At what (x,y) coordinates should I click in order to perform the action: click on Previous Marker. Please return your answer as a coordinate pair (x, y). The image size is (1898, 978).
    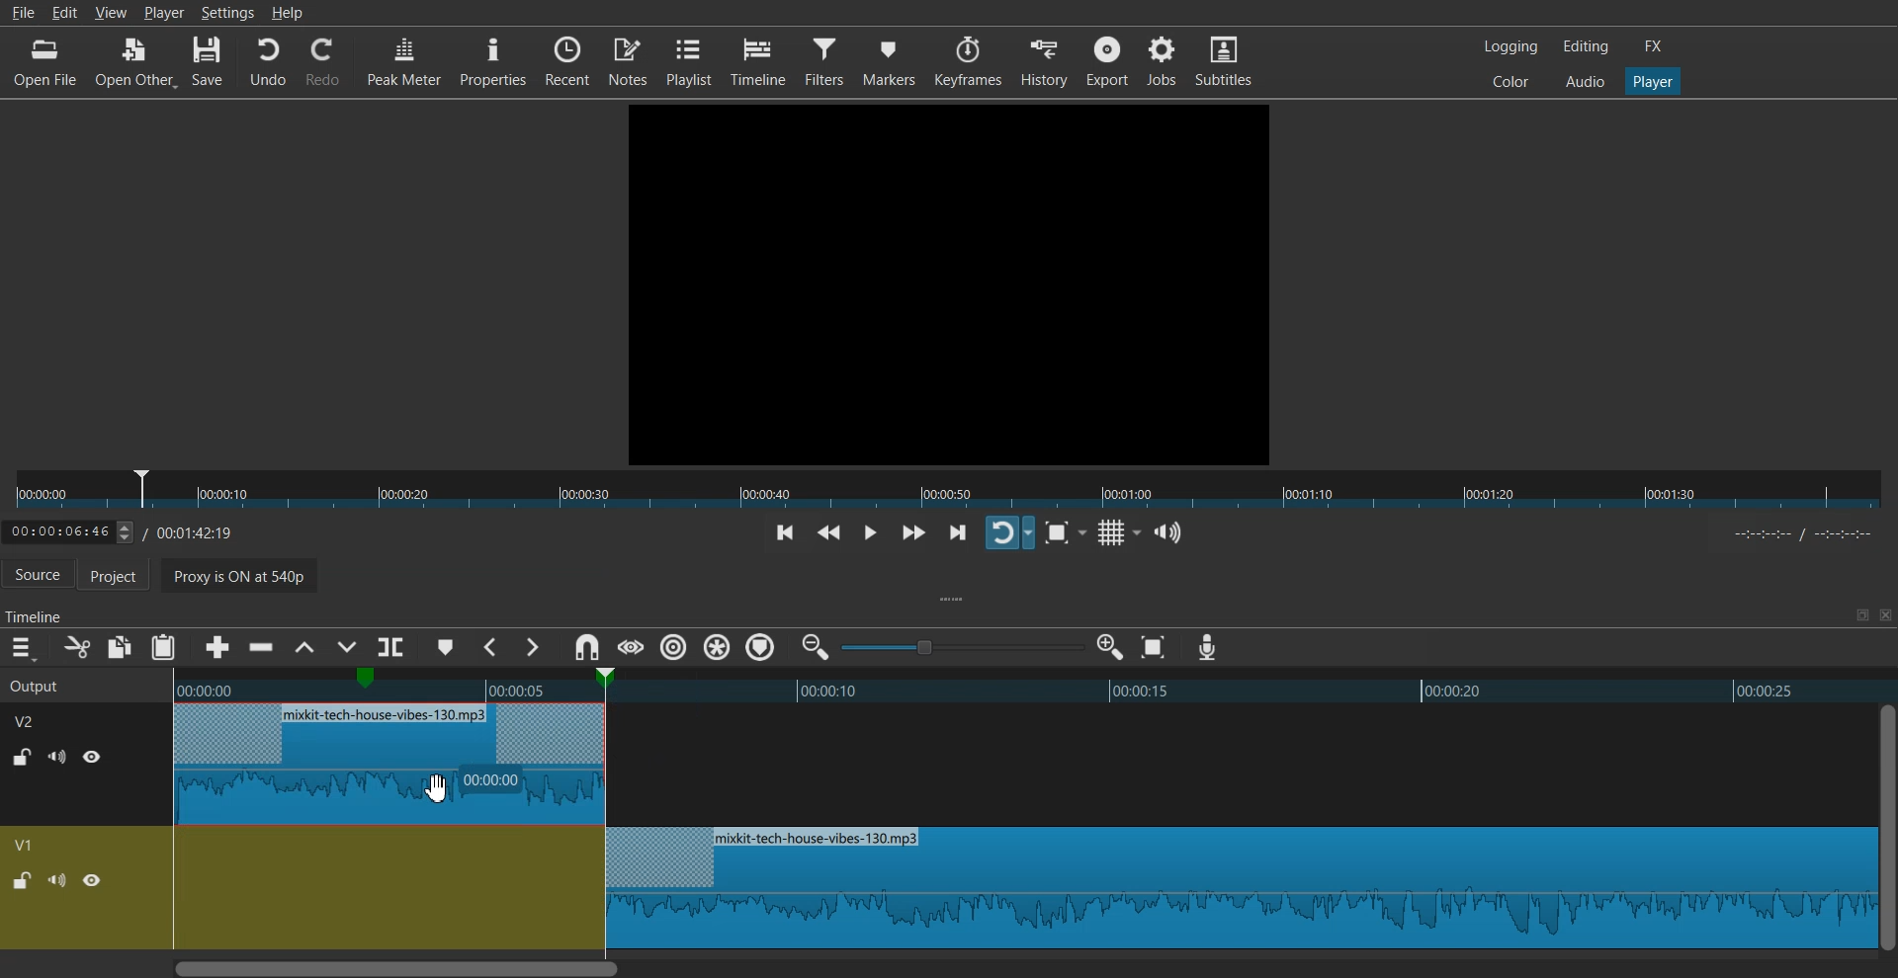
    Looking at the image, I should click on (492, 647).